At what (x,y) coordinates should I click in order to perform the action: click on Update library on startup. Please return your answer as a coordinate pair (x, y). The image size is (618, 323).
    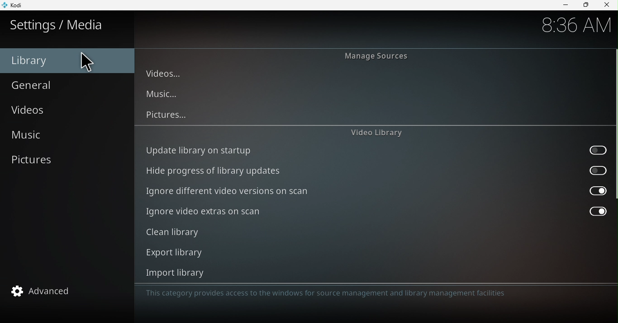
    Looking at the image, I should click on (376, 150).